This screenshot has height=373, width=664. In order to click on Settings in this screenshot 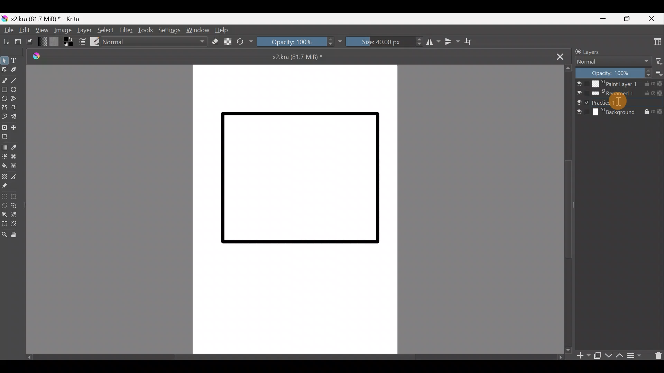, I will do `click(168, 31)`.